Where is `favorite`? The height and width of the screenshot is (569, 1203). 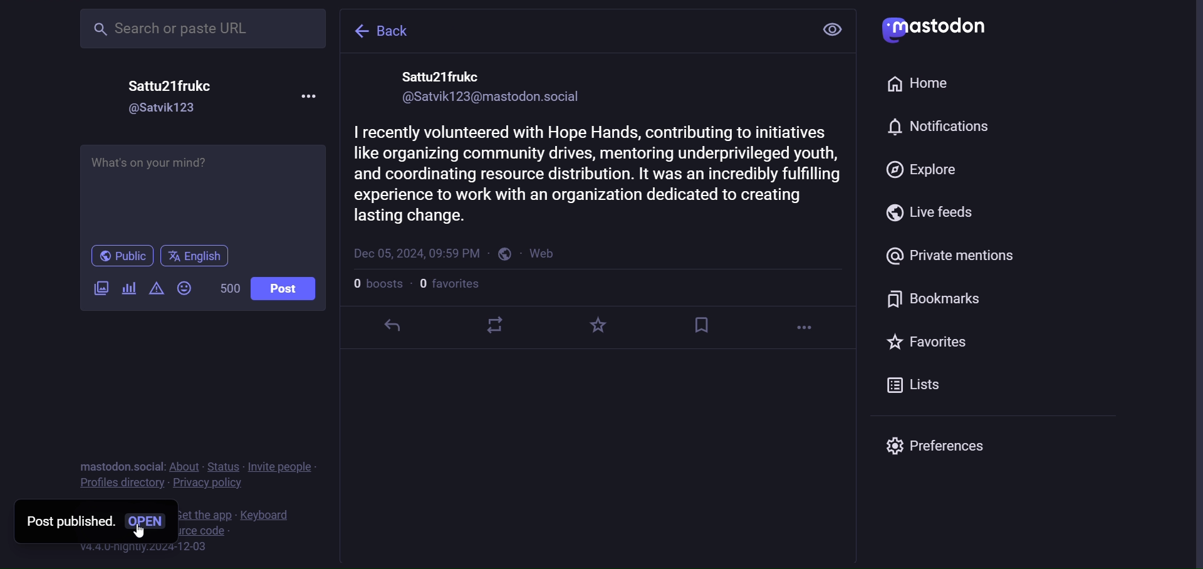 favorite is located at coordinates (598, 325).